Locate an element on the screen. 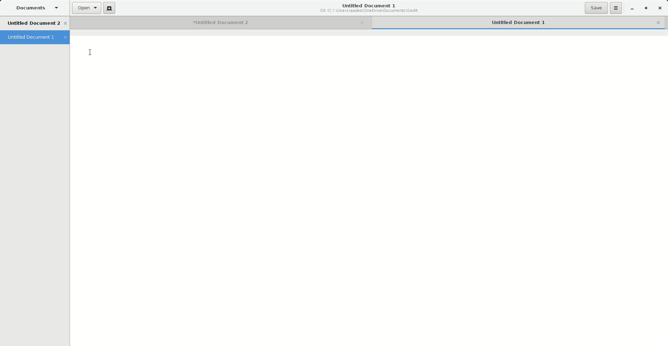 The width and height of the screenshot is (668, 346). Save is located at coordinates (596, 8).